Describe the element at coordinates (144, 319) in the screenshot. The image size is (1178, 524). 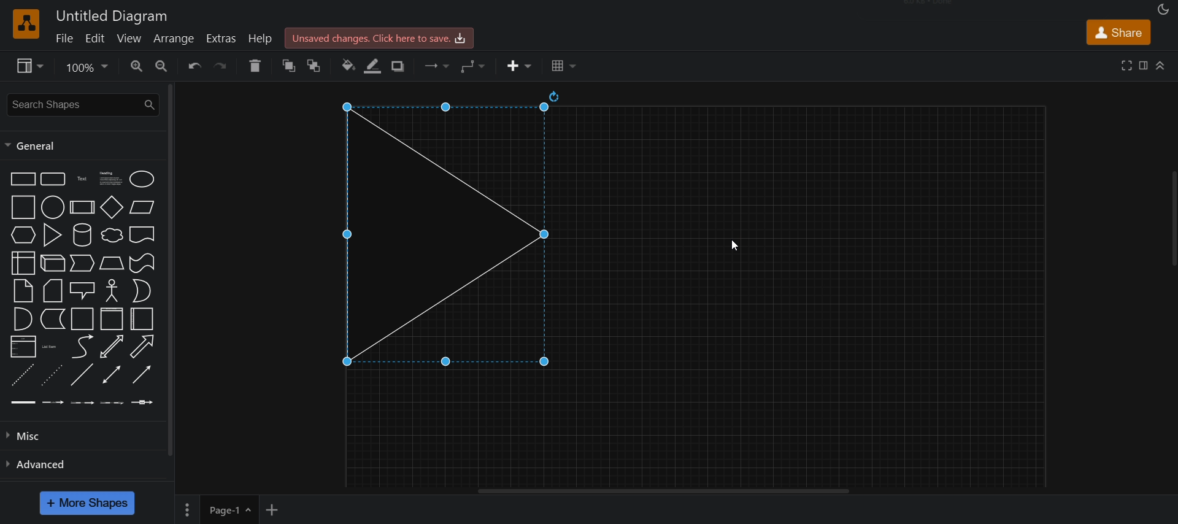
I see `container` at that location.